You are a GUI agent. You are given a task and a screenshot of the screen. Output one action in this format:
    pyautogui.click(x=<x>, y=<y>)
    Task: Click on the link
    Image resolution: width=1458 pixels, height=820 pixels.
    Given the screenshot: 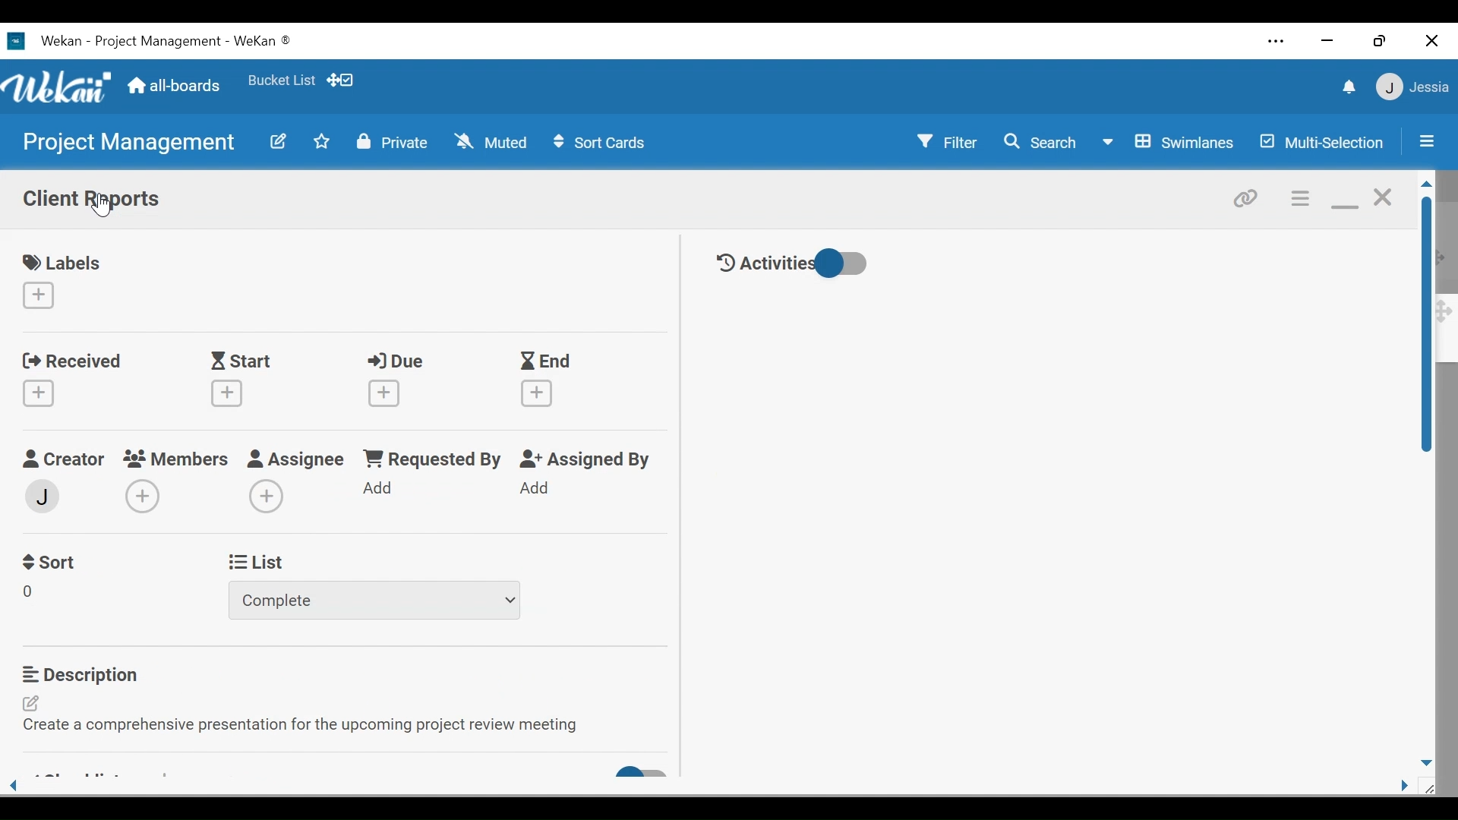 What is the action you would take?
    pyautogui.click(x=1247, y=198)
    